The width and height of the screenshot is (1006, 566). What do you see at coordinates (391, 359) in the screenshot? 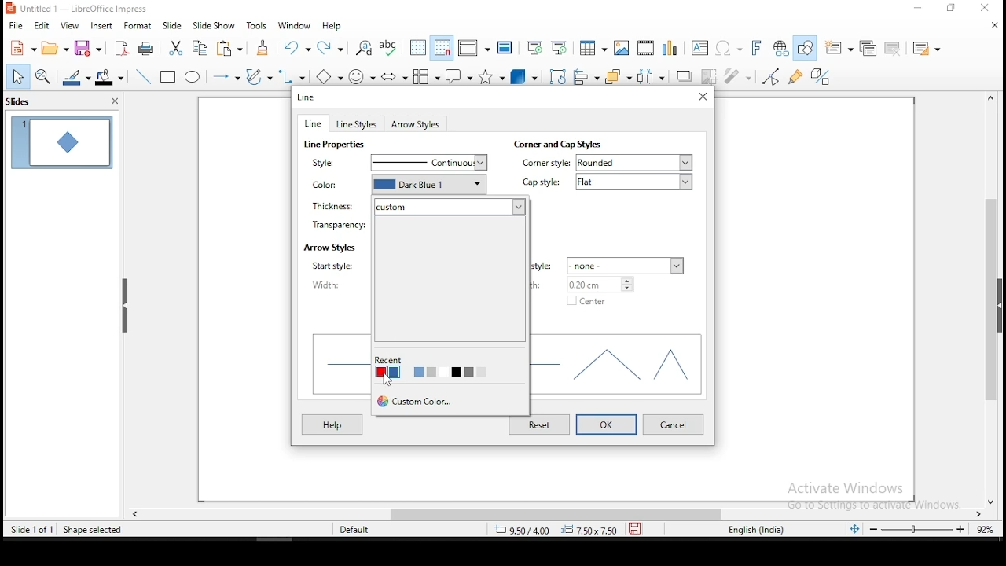
I see `recent colors` at bounding box center [391, 359].